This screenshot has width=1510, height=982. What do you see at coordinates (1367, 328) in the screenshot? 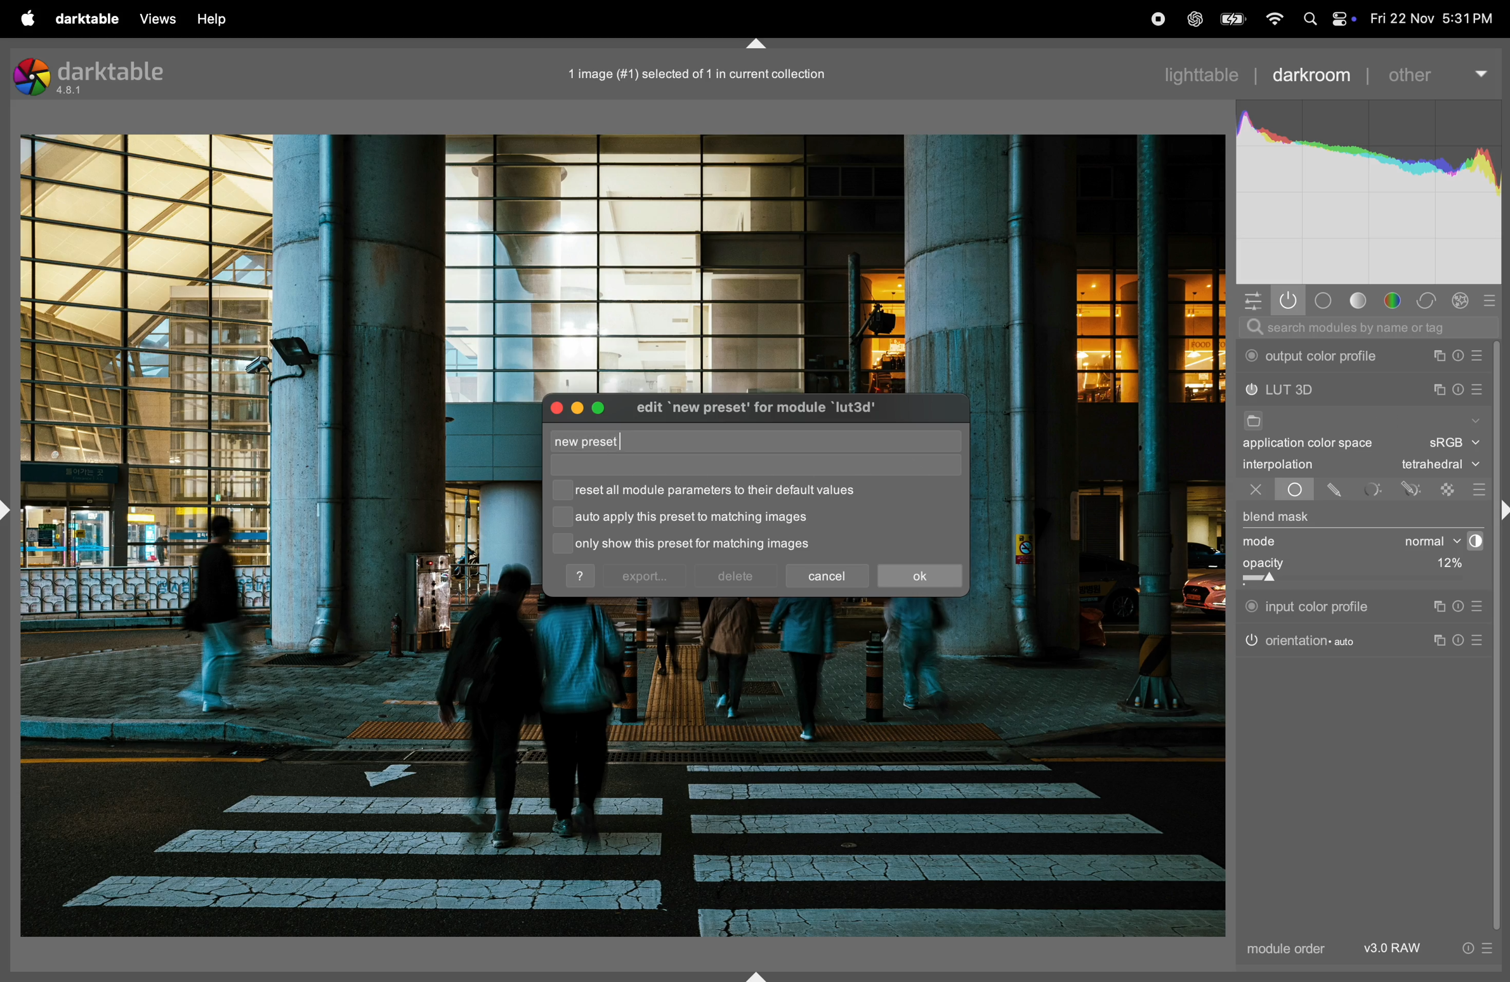
I see `searchbar` at bounding box center [1367, 328].